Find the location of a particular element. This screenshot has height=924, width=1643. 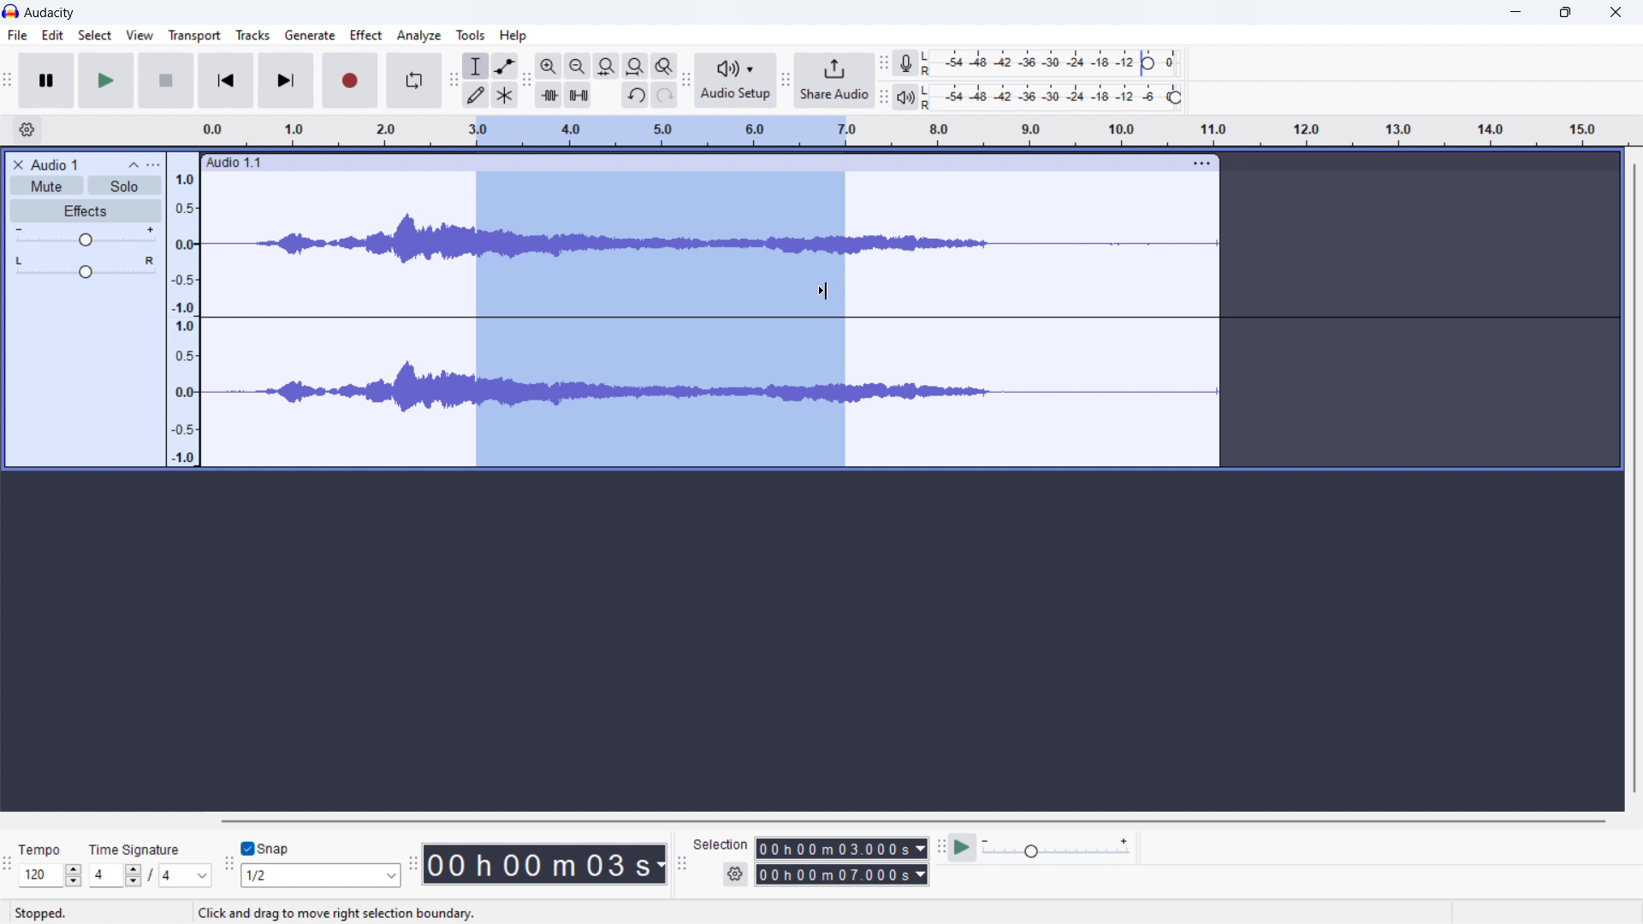

envelop tool is located at coordinates (505, 66).